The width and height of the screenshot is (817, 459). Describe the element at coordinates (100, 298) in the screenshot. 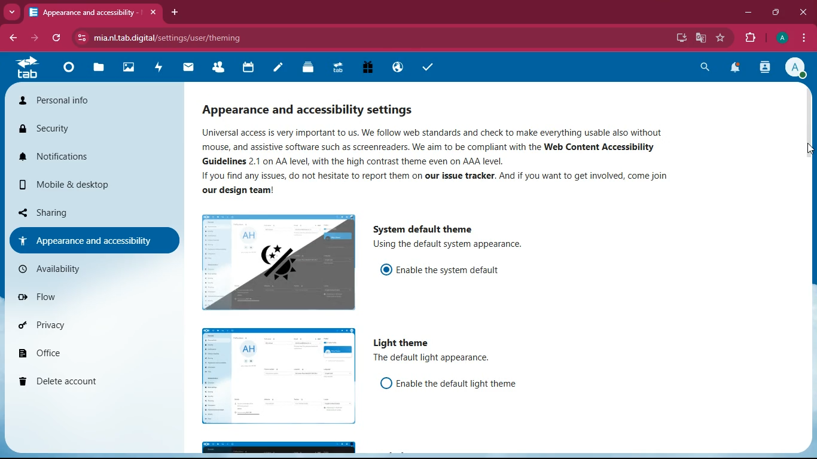

I see `flow` at that location.